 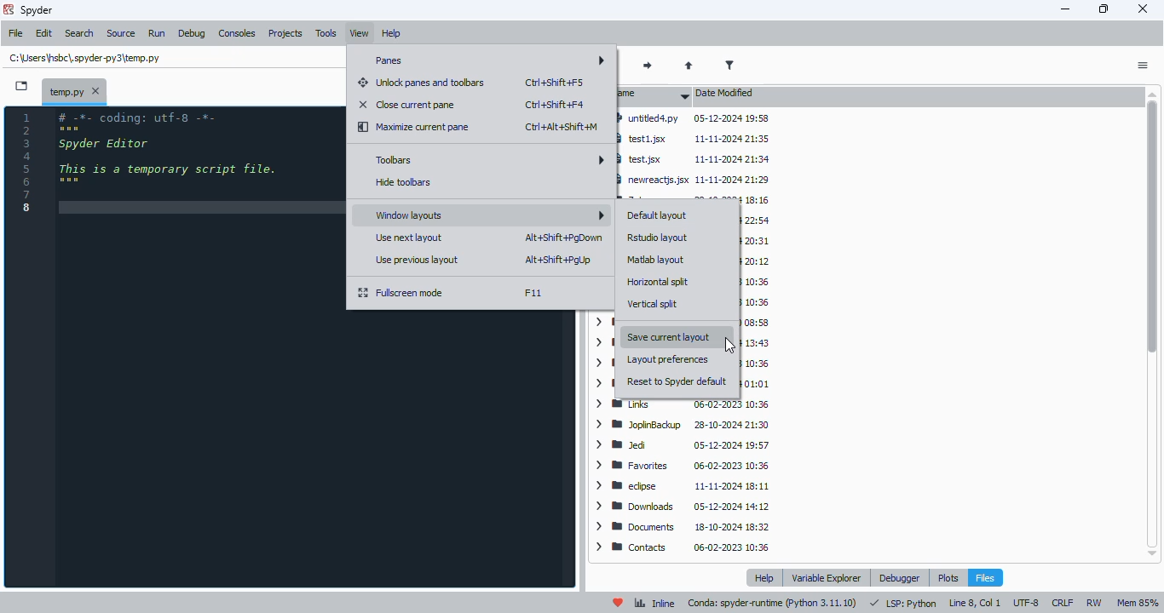 I want to click on Mem 85%, so click(x=1139, y=603).